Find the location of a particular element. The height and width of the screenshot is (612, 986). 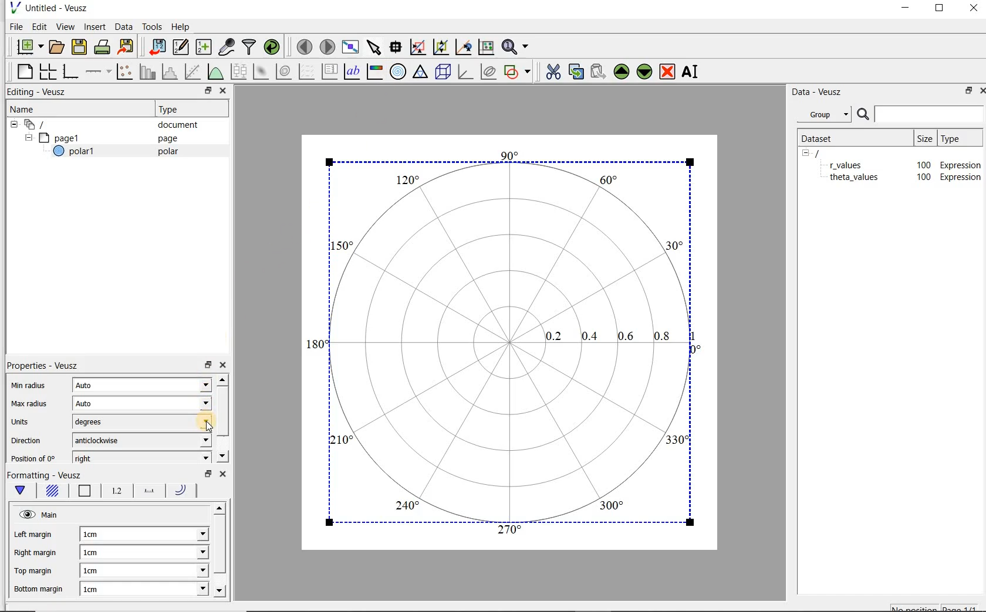

plot a function is located at coordinates (215, 72).